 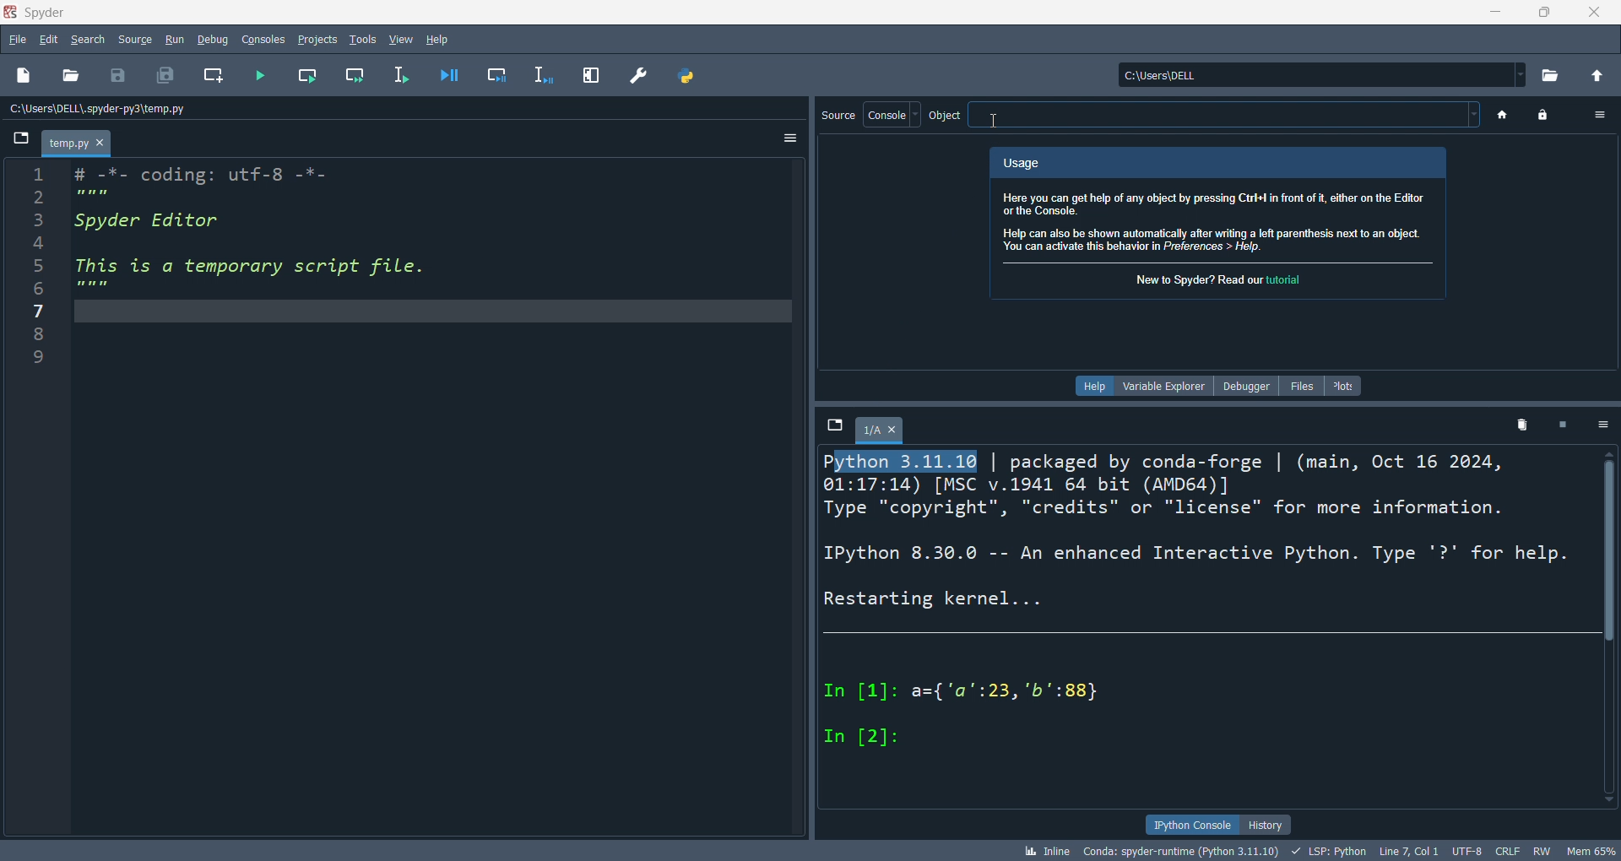 What do you see at coordinates (215, 37) in the screenshot?
I see `debug` at bounding box center [215, 37].